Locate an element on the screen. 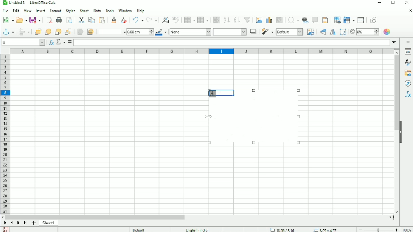 The height and width of the screenshot is (232, 413). Define print area is located at coordinates (336, 20).